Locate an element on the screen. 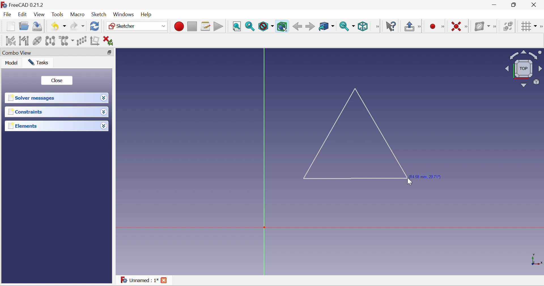 The height and width of the screenshot is (286, 544). [Sketcher geometries] is located at coordinates (443, 27).